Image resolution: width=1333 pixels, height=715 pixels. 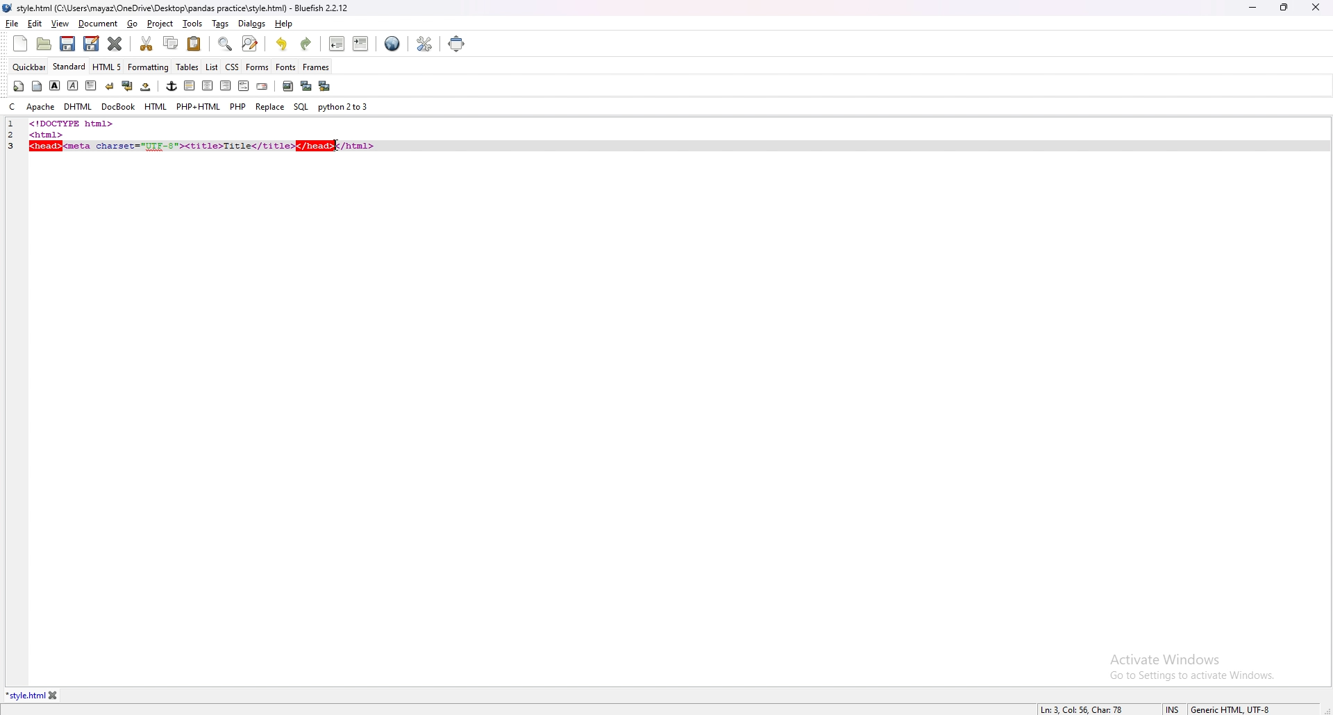 I want to click on left indent, so click(x=188, y=85).